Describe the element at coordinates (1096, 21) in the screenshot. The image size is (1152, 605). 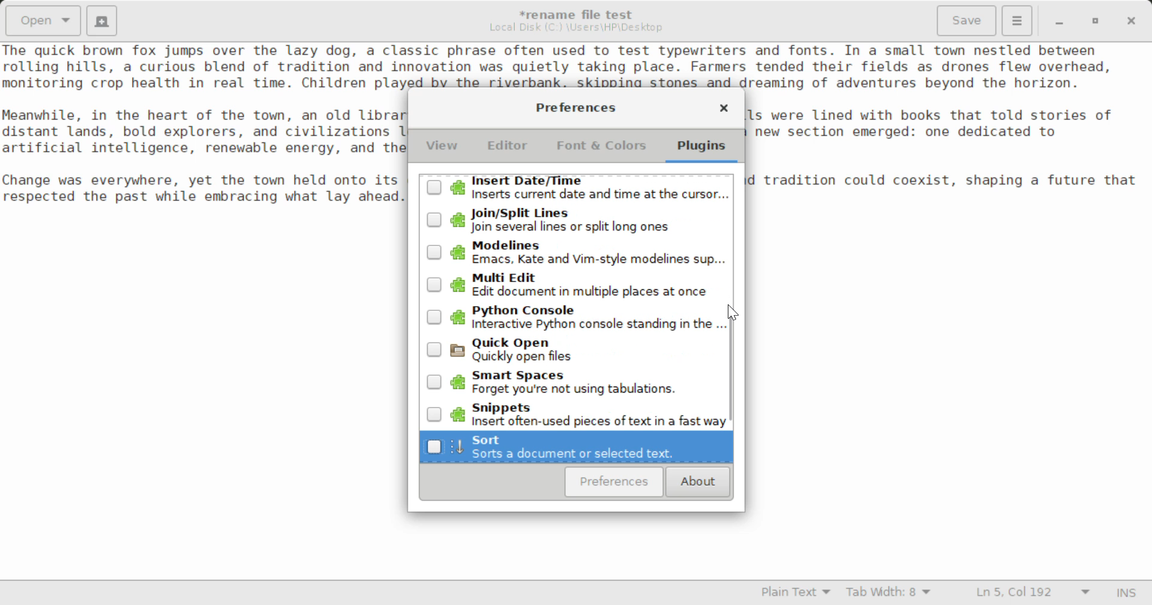
I see `Minimize` at that location.